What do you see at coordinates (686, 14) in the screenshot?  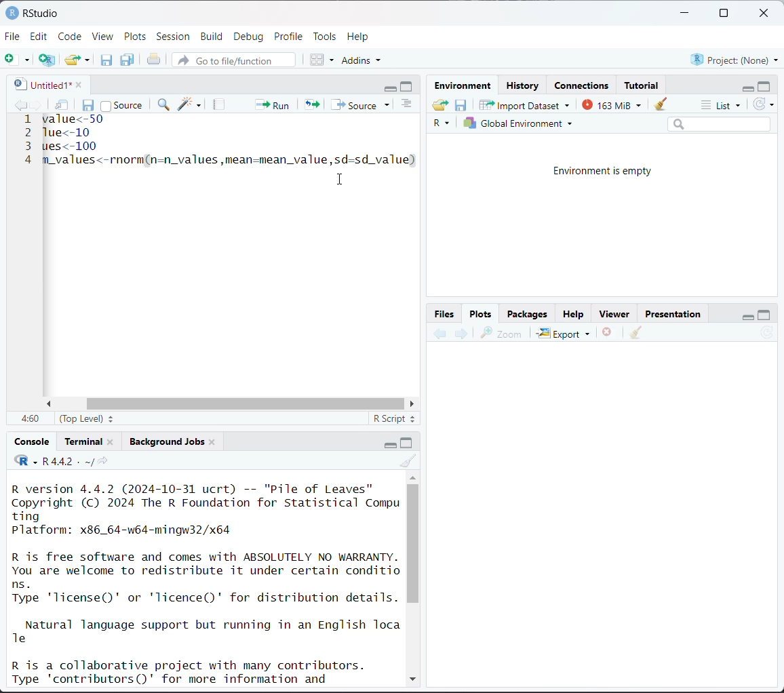 I see `minimize` at bounding box center [686, 14].